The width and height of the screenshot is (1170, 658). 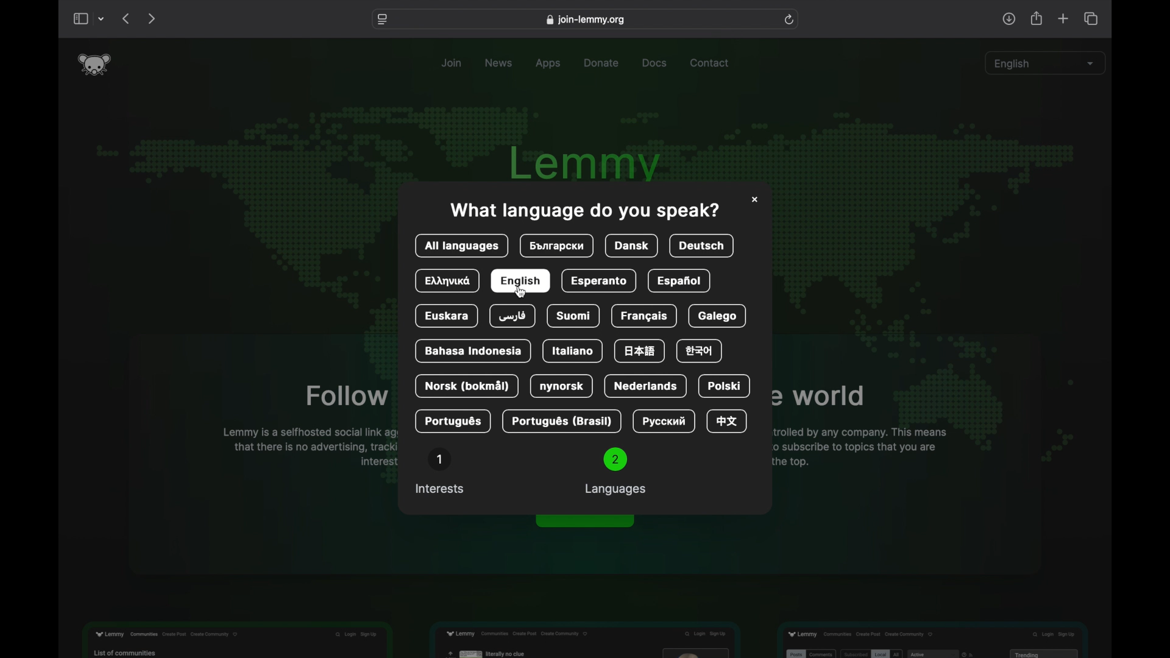 What do you see at coordinates (307, 448) in the screenshot?
I see `obscure text` at bounding box center [307, 448].